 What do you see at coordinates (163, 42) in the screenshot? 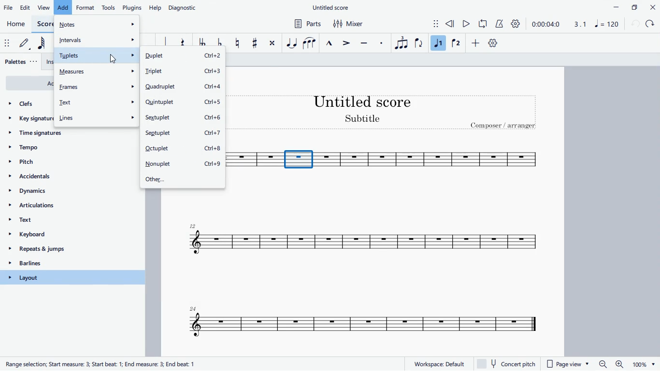
I see `augmentation dot` at bounding box center [163, 42].